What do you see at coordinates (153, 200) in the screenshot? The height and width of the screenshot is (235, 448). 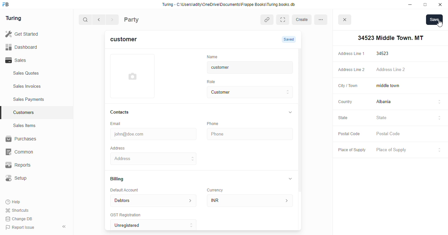 I see `Debtors` at bounding box center [153, 200].